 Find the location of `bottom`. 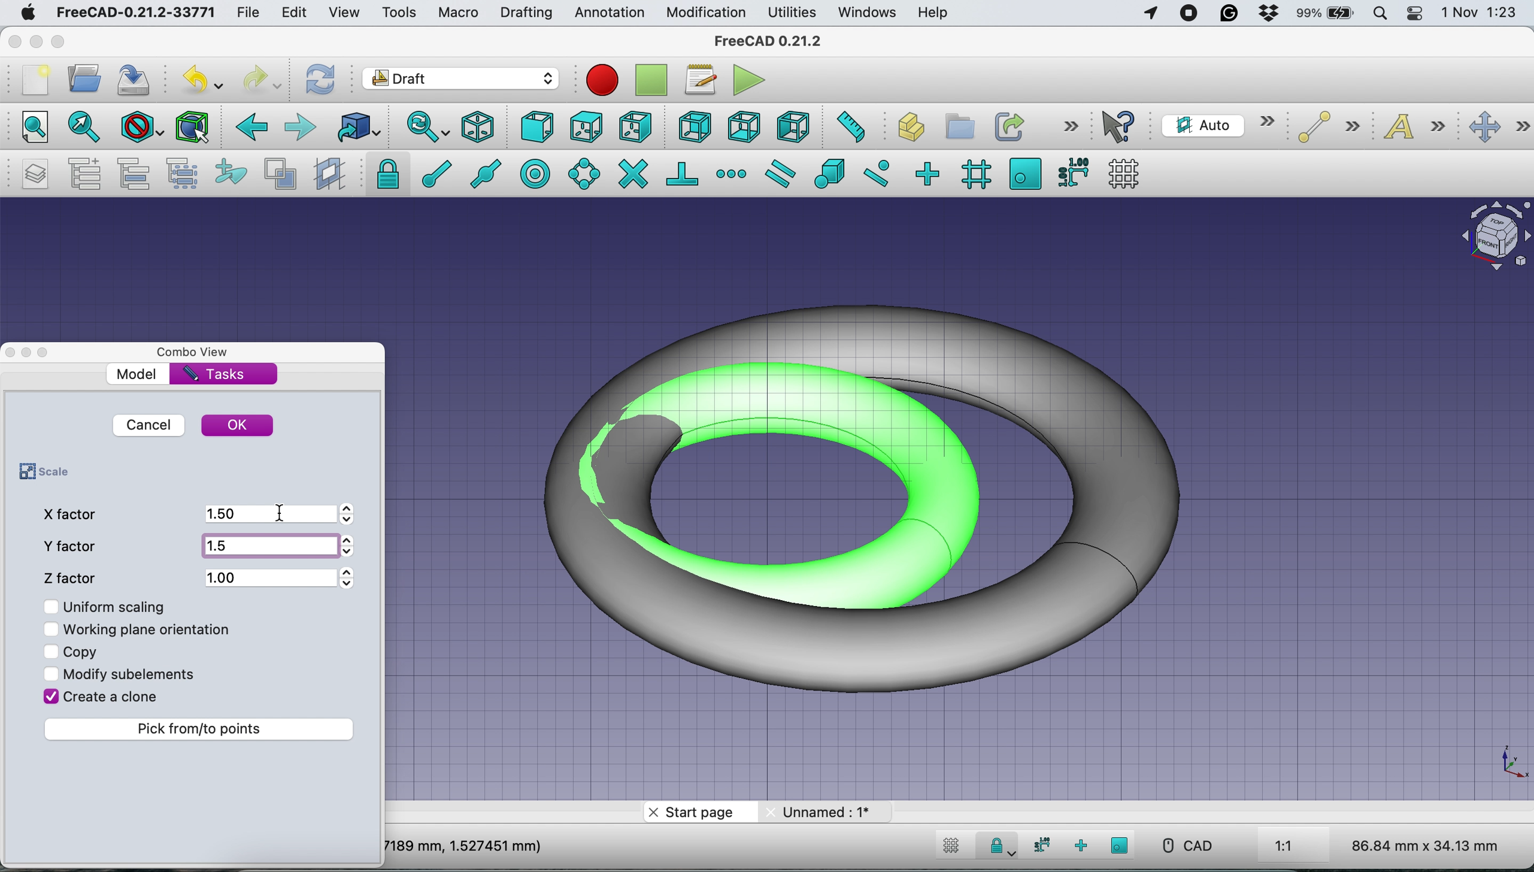

bottom is located at coordinates (745, 126).